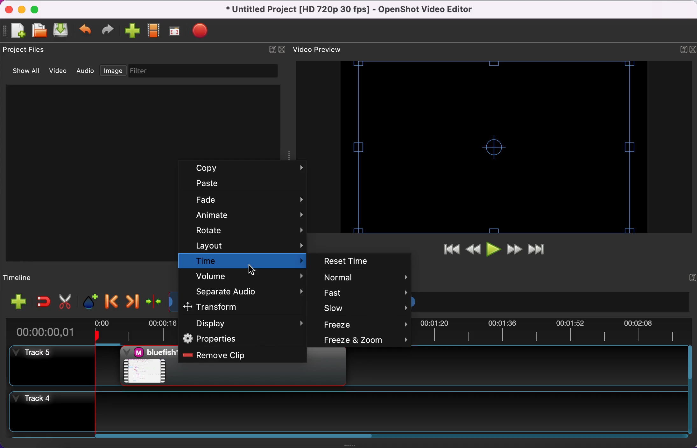 The width and height of the screenshot is (697, 448). I want to click on redo, so click(110, 31).